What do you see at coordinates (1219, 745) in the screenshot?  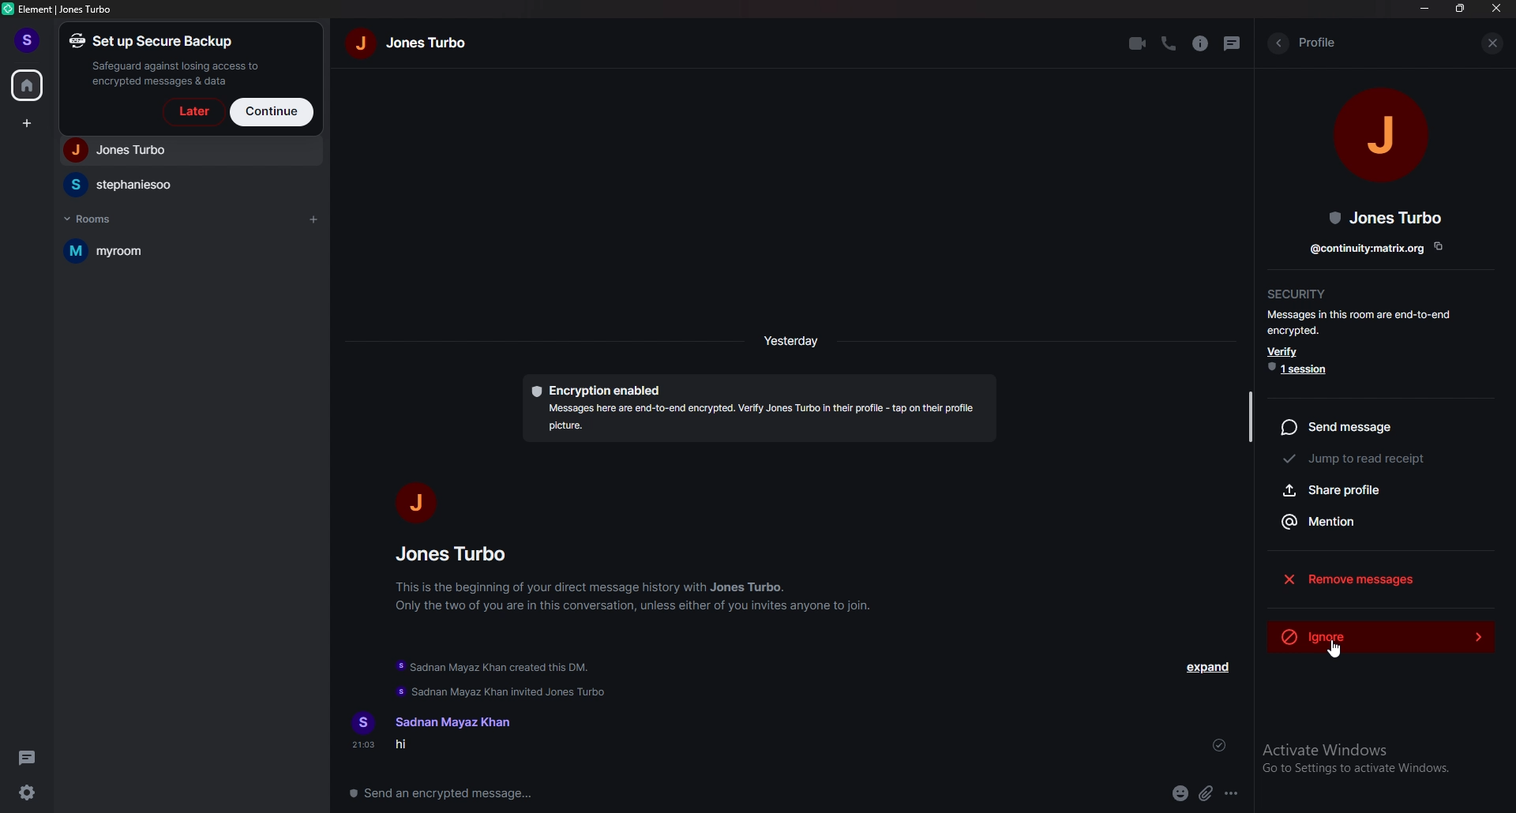 I see `sent` at bounding box center [1219, 745].